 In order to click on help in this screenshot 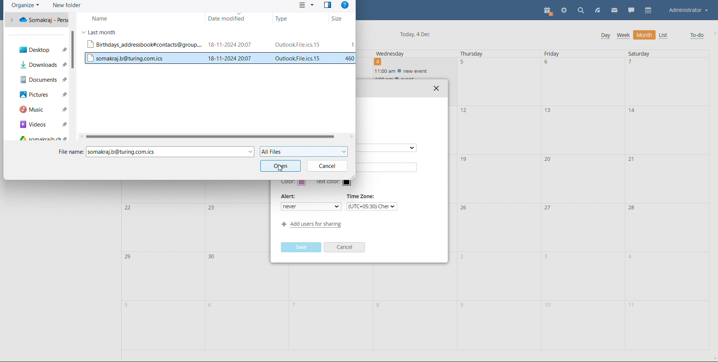, I will do `click(344, 6)`.